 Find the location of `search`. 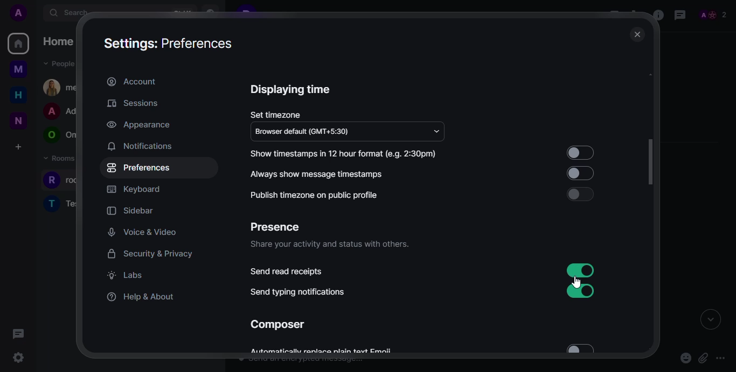

search is located at coordinates (73, 13).